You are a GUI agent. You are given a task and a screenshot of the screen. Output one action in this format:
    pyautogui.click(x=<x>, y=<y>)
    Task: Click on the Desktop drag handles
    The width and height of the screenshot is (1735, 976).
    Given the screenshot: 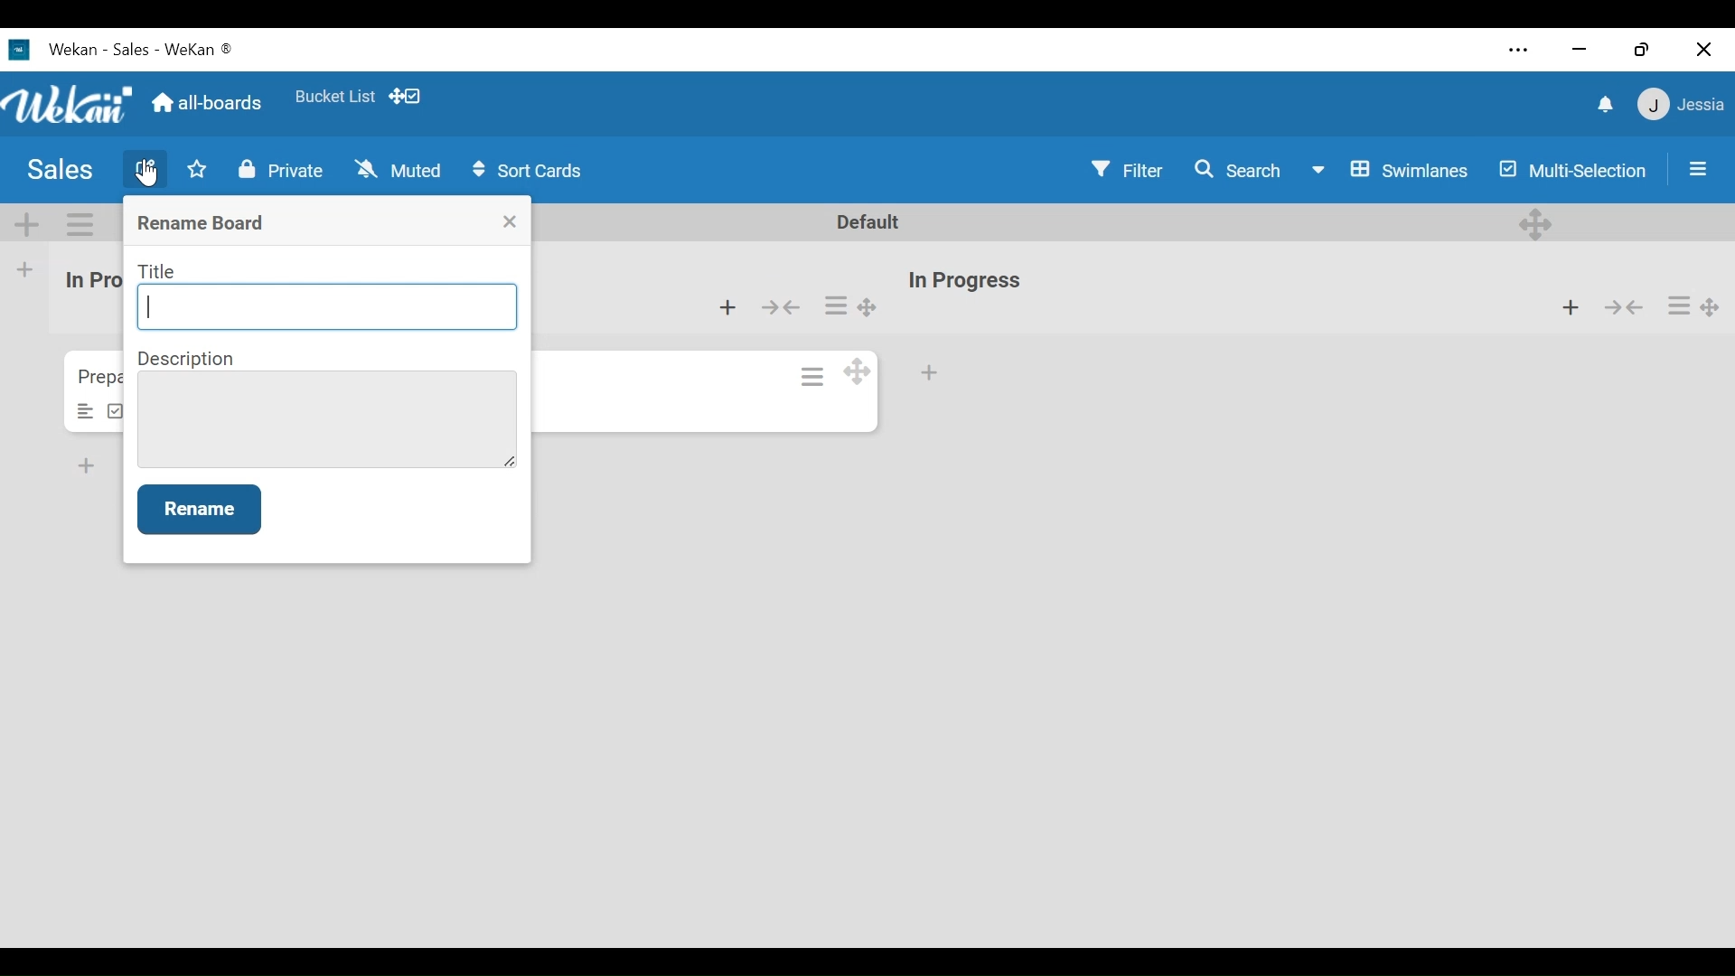 What is the action you would take?
    pyautogui.click(x=1711, y=309)
    